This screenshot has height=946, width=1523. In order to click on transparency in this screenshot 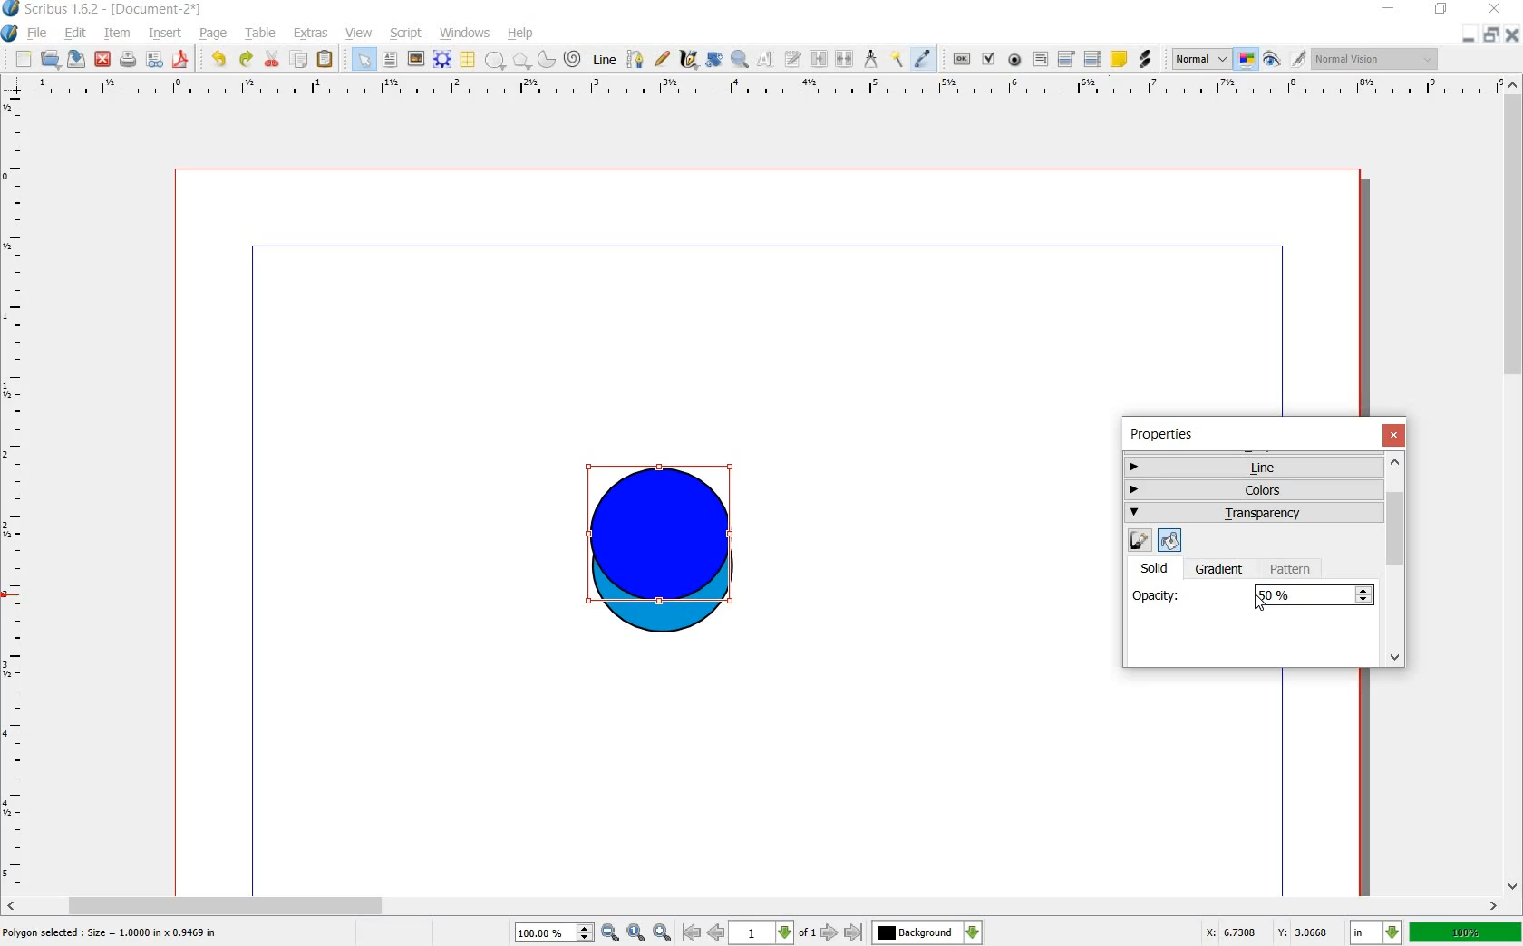, I will do `click(1255, 514)`.